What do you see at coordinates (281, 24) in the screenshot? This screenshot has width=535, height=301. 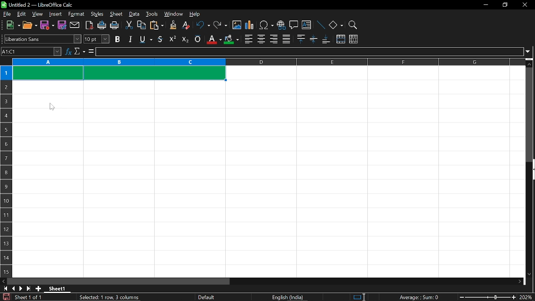 I see `insert hyperlink` at bounding box center [281, 24].